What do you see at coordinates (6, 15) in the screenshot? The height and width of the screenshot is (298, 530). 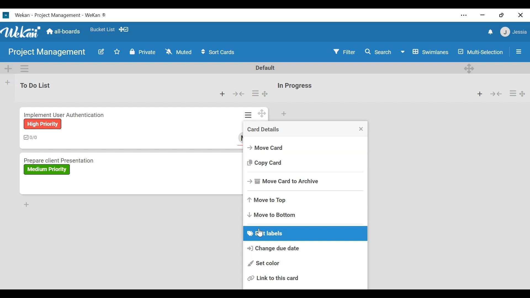 I see `Software logo` at bounding box center [6, 15].